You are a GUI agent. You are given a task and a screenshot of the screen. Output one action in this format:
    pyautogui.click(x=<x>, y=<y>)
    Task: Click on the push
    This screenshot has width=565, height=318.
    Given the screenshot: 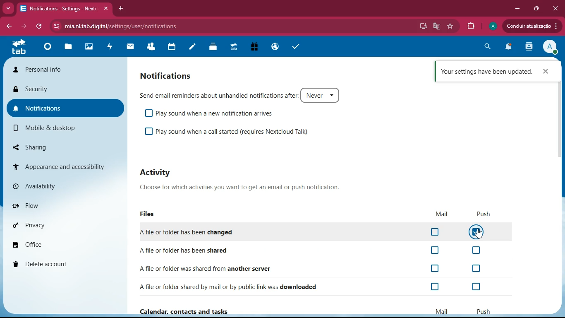 What is the action you would take?
    pyautogui.click(x=485, y=311)
    